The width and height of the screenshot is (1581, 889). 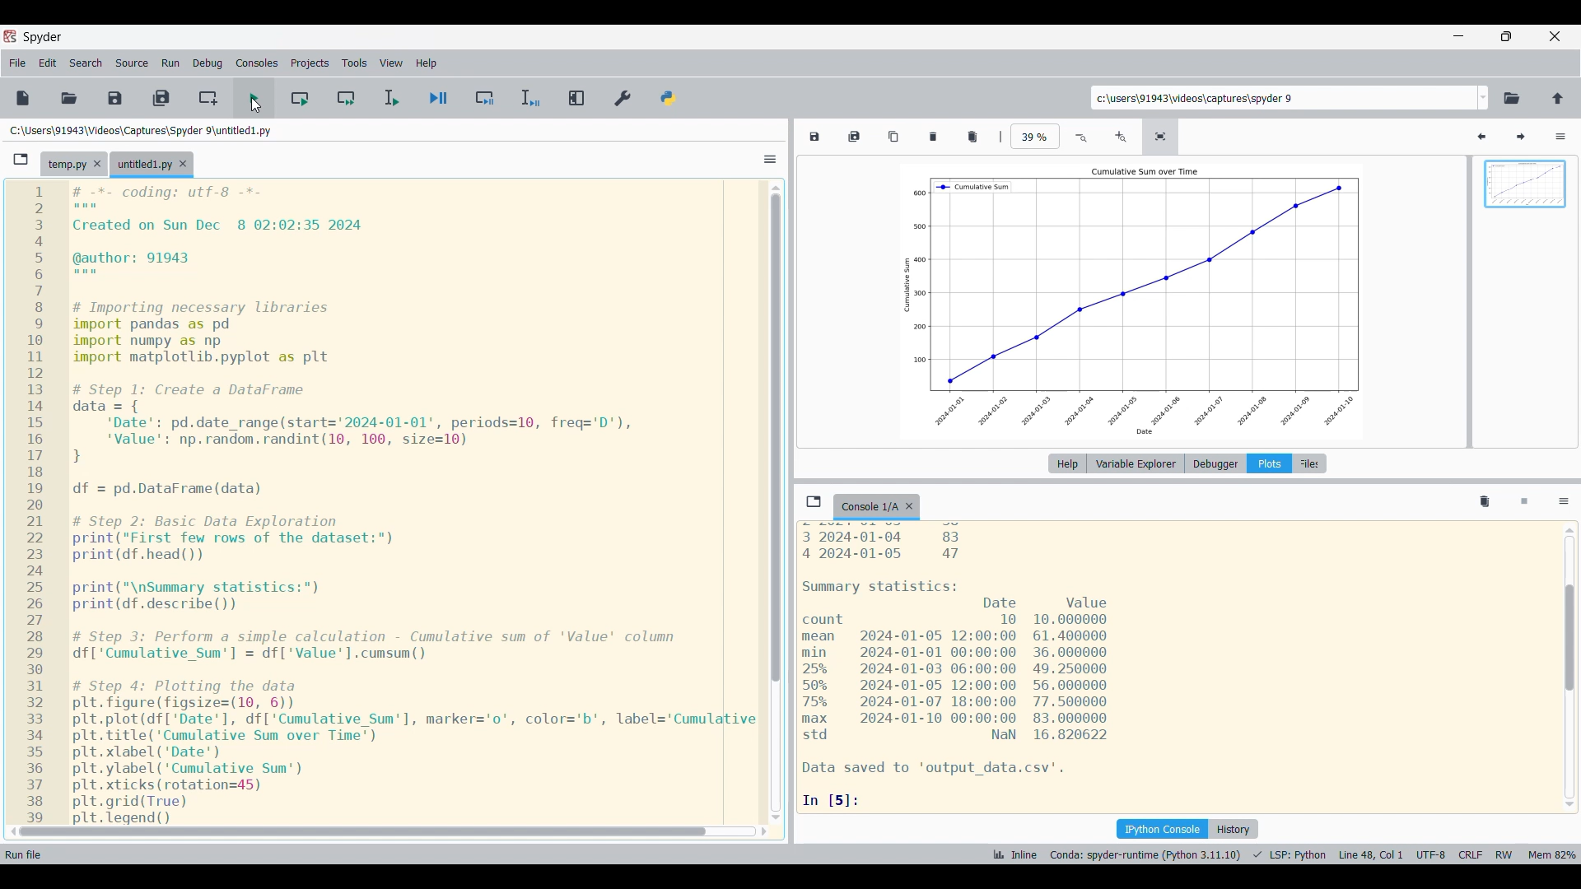 I want to click on History, so click(x=1234, y=829).